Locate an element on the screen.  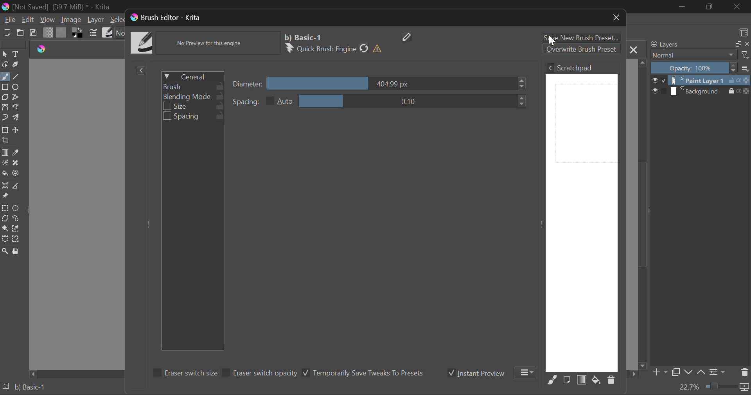
Enclose & Fill is located at coordinates (16, 173).